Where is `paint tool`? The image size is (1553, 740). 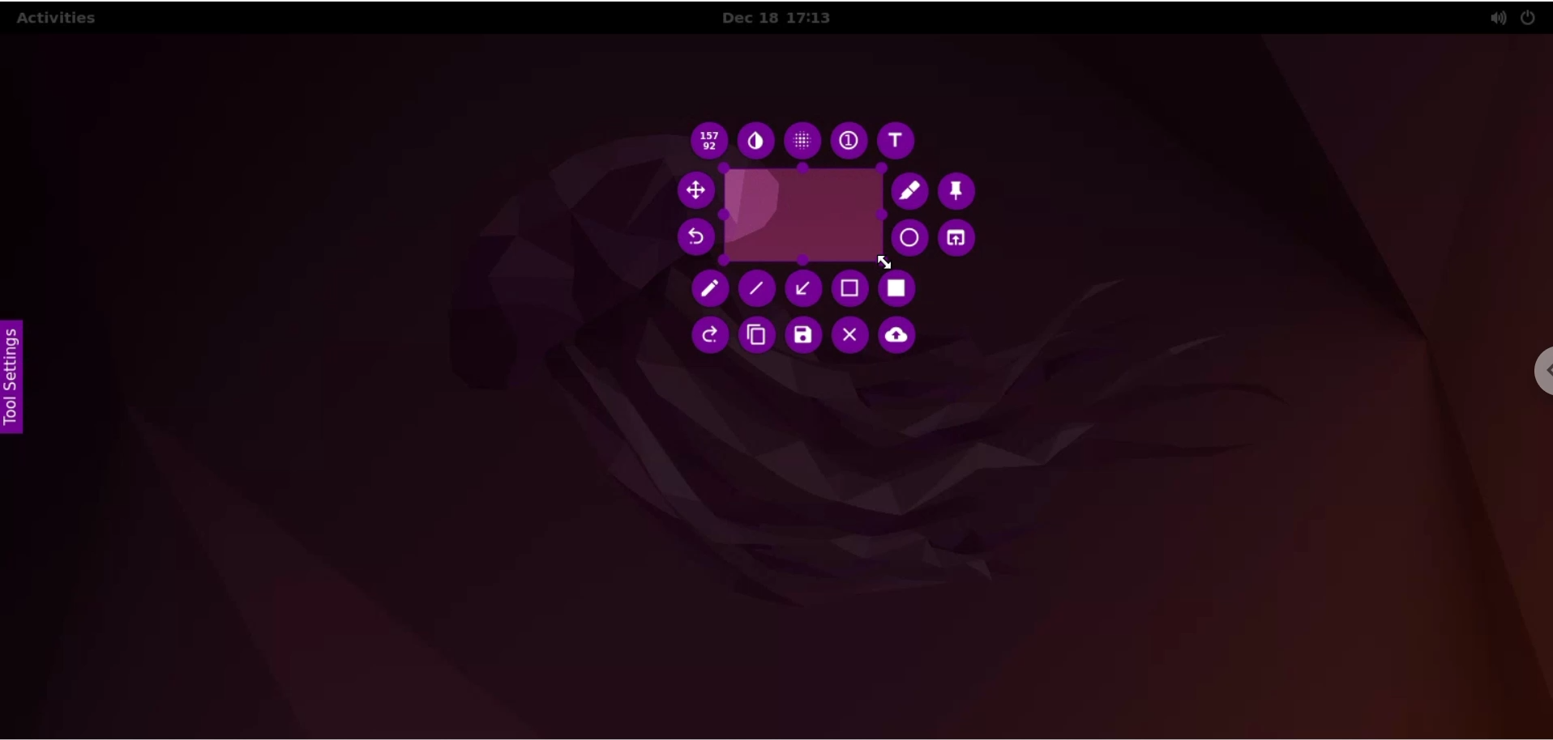
paint tool is located at coordinates (912, 190).